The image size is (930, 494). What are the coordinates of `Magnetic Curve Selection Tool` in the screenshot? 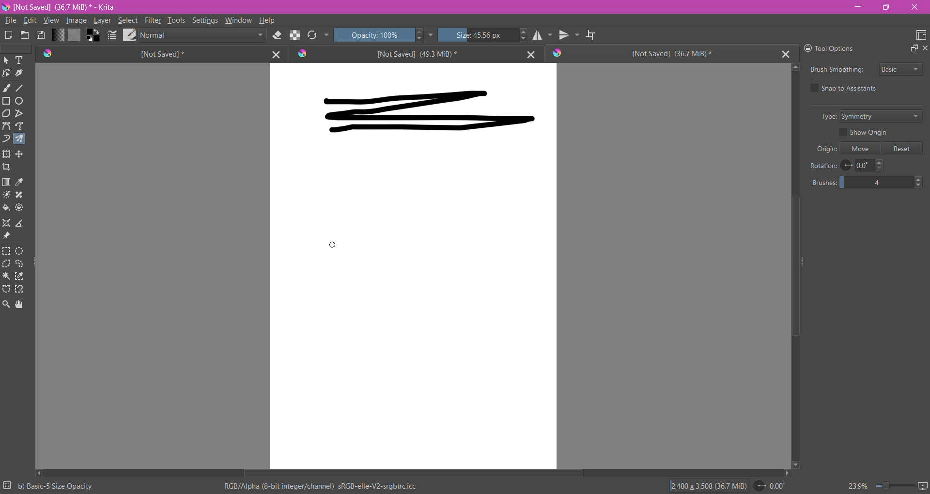 It's located at (19, 289).